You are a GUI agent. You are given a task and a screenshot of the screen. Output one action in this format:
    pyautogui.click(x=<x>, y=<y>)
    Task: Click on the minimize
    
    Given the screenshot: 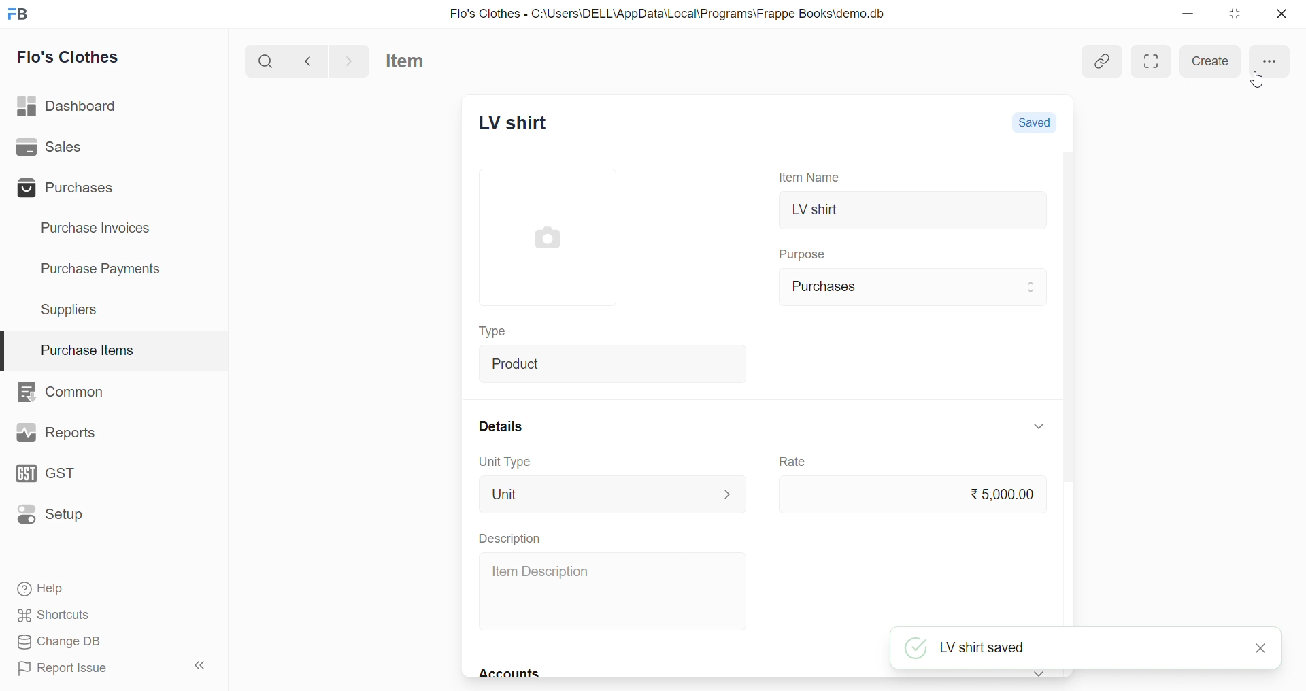 What is the action you would take?
    pyautogui.click(x=1193, y=14)
    